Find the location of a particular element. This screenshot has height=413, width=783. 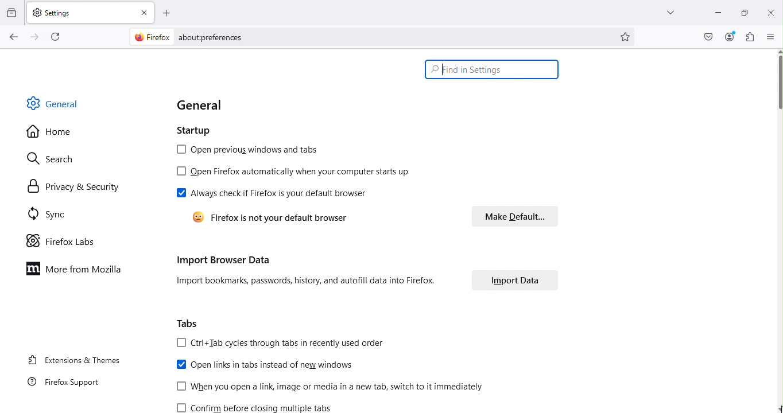

Reload current page is located at coordinates (57, 36).